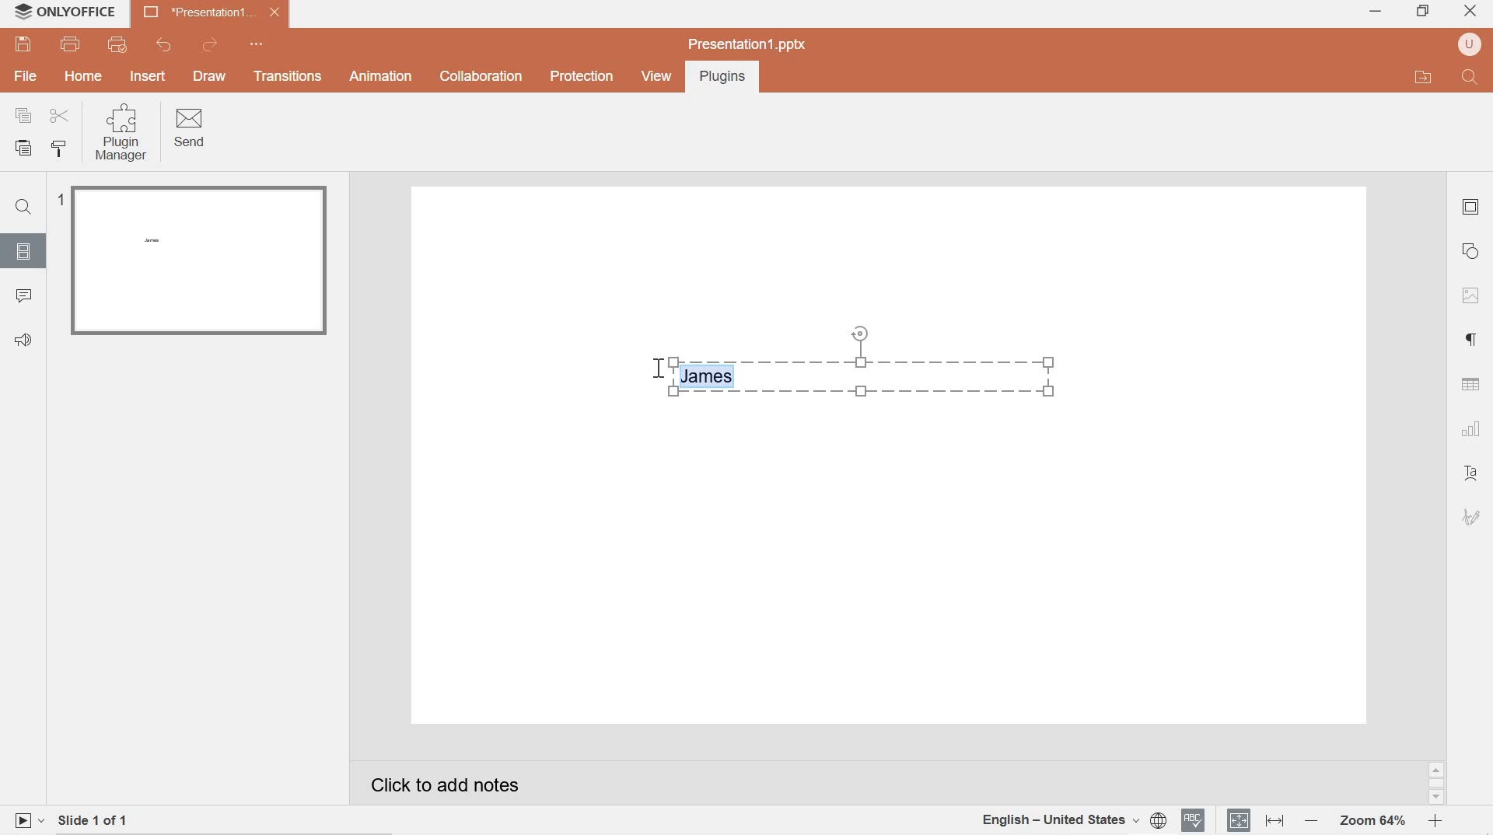 This screenshot has height=835, width=1493. Describe the element at coordinates (72, 45) in the screenshot. I see `print` at that location.